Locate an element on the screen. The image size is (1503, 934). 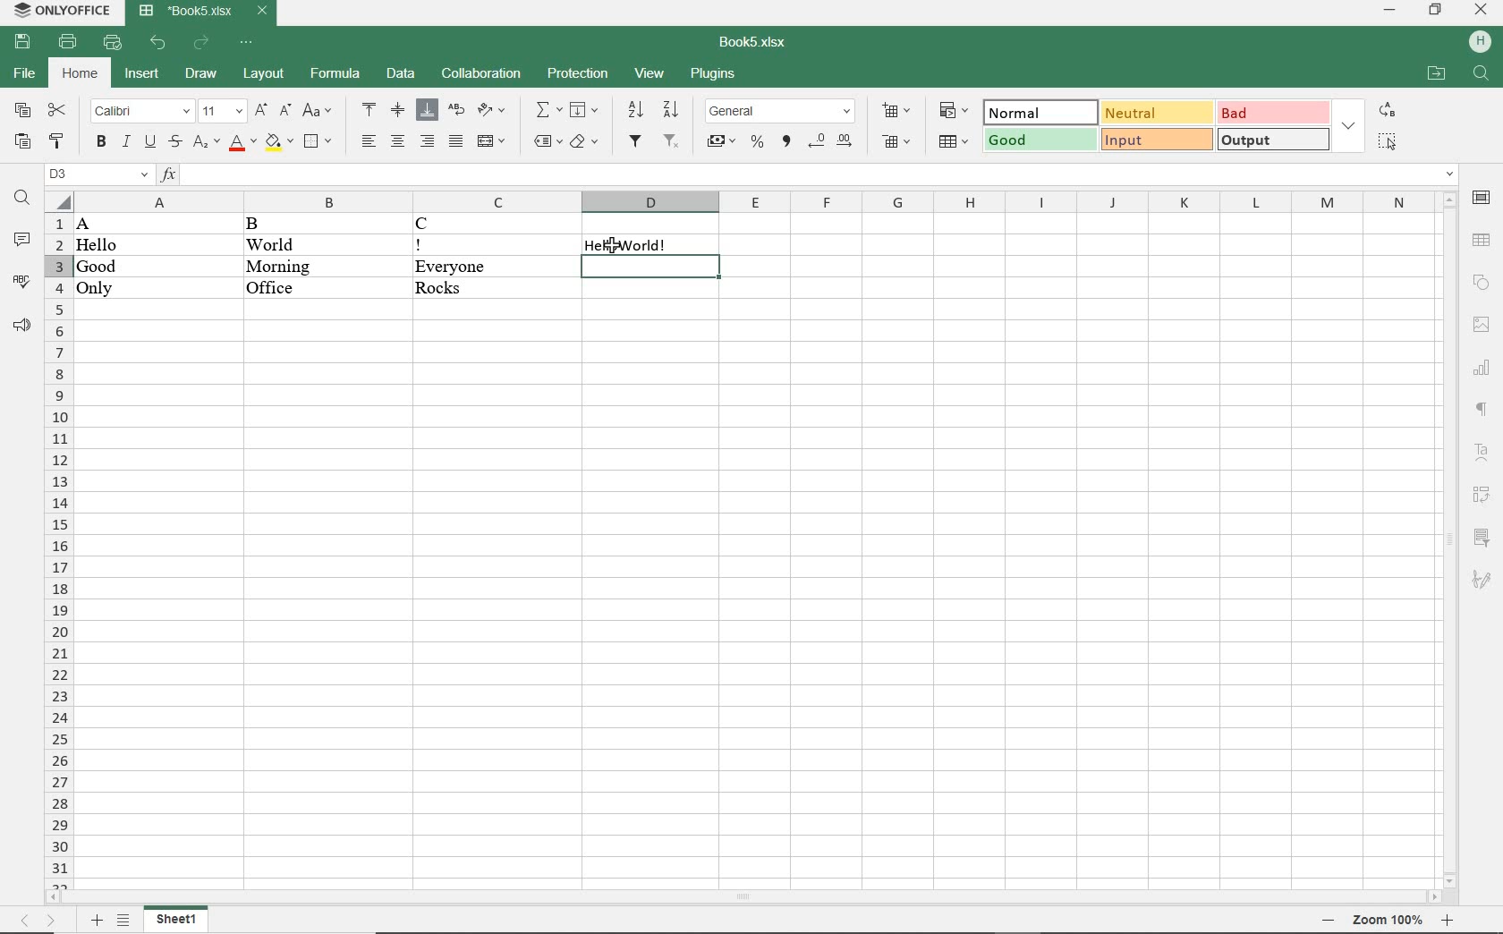
INSERT is located at coordinates (143, 72).